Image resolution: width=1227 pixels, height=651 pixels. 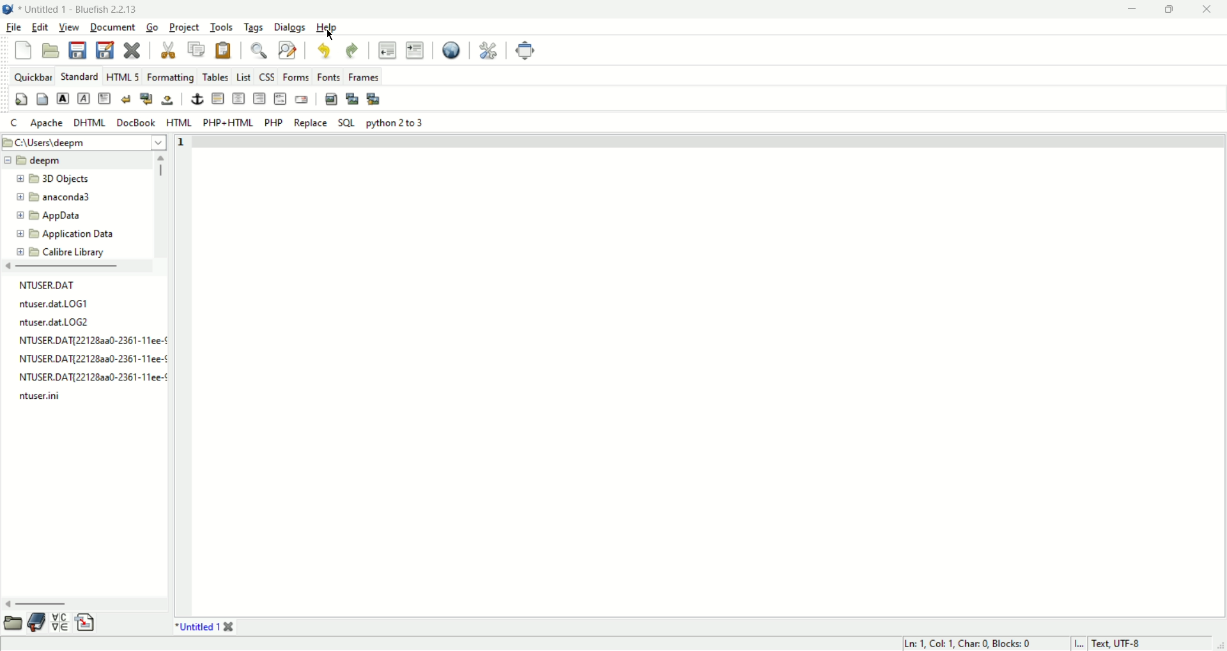 What do you see at coordinates (169, 98) in the screenshot?
I see `non breaking space` at bounding box center [169, 98].